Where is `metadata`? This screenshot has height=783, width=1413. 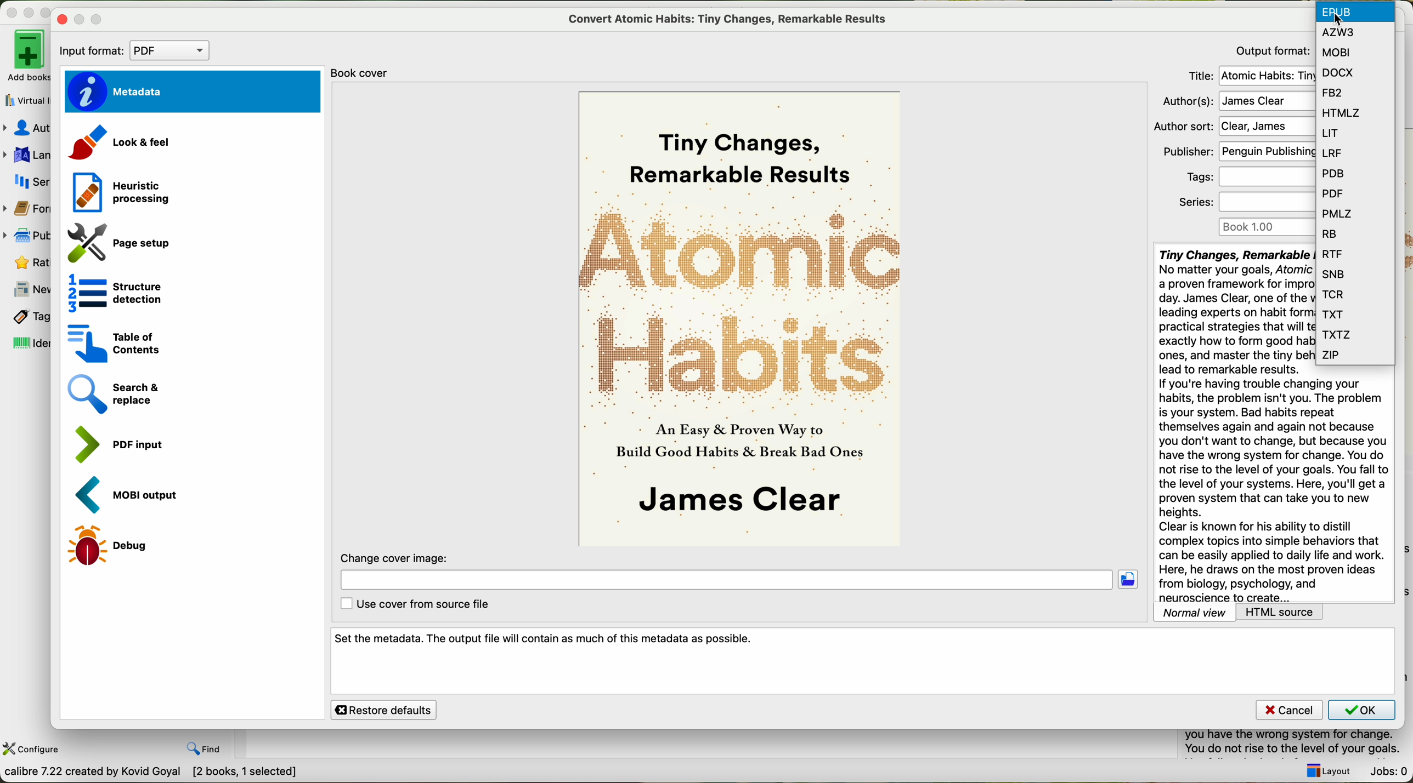
metadata is located at coordinates (191, 92).